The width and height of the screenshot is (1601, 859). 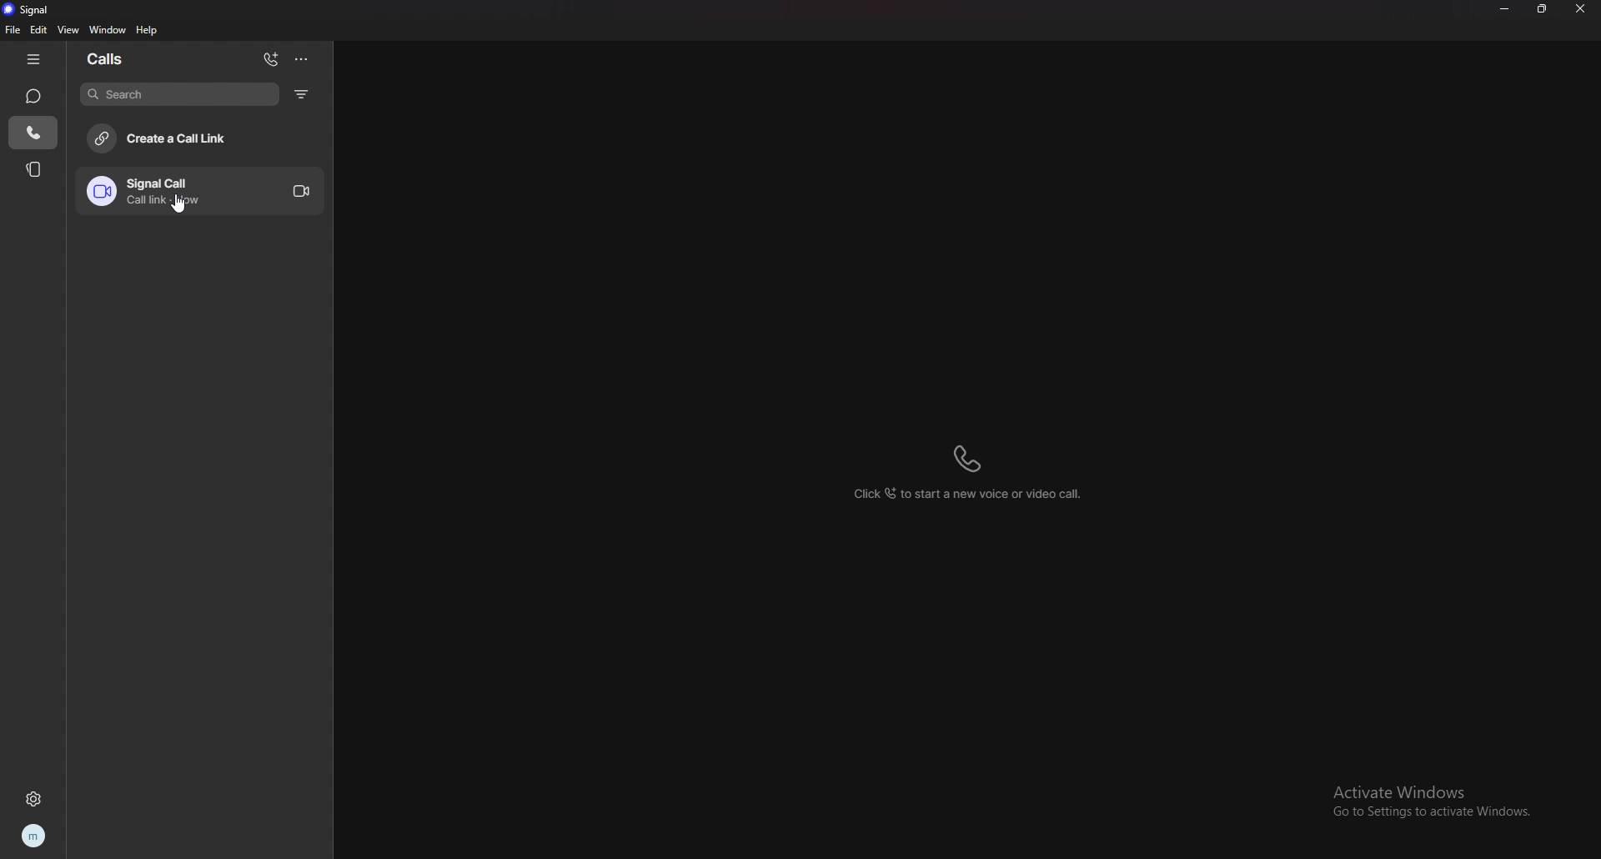 I want to click on profile, so click(x=36, y=836).